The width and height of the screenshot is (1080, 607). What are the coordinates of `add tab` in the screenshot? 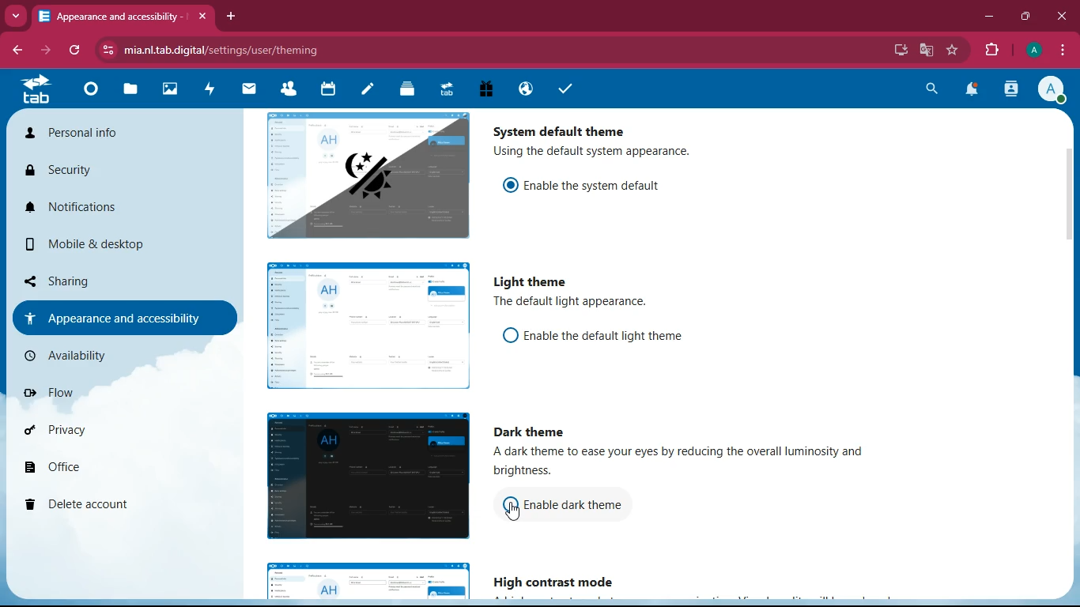 It's located at (232, 17).